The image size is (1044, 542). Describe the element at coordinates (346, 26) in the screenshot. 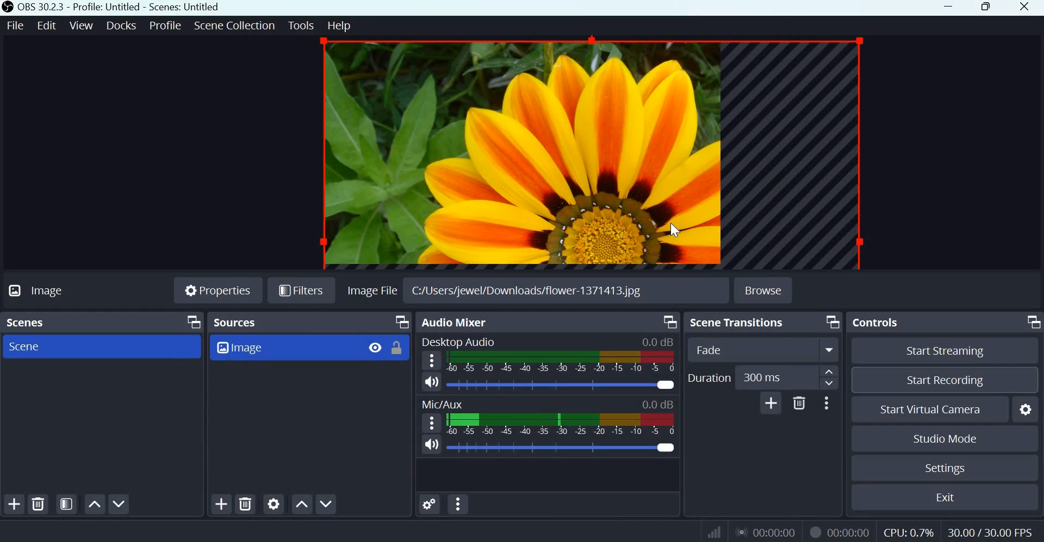

I see `Help` at that location.